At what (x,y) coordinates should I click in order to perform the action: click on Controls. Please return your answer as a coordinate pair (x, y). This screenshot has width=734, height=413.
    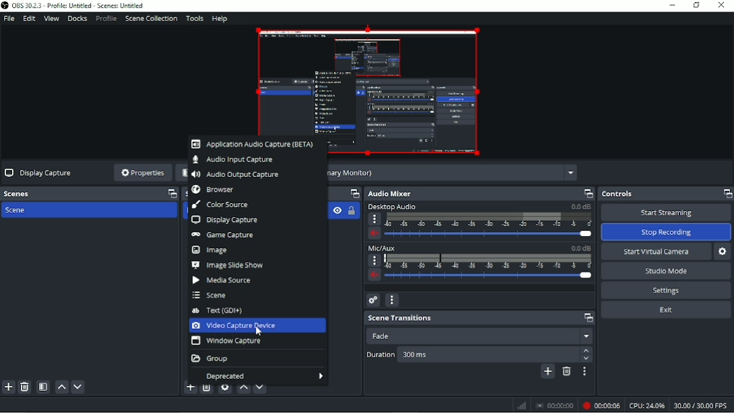
    Looking at the image, I should click on (665, 192).